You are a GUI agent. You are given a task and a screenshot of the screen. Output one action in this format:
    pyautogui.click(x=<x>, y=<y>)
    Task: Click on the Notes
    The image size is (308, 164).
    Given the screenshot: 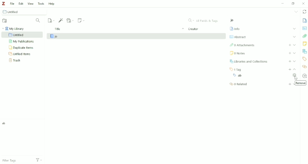 What is the action you would take?
    pyautogui.click(x=304, y=44)
    